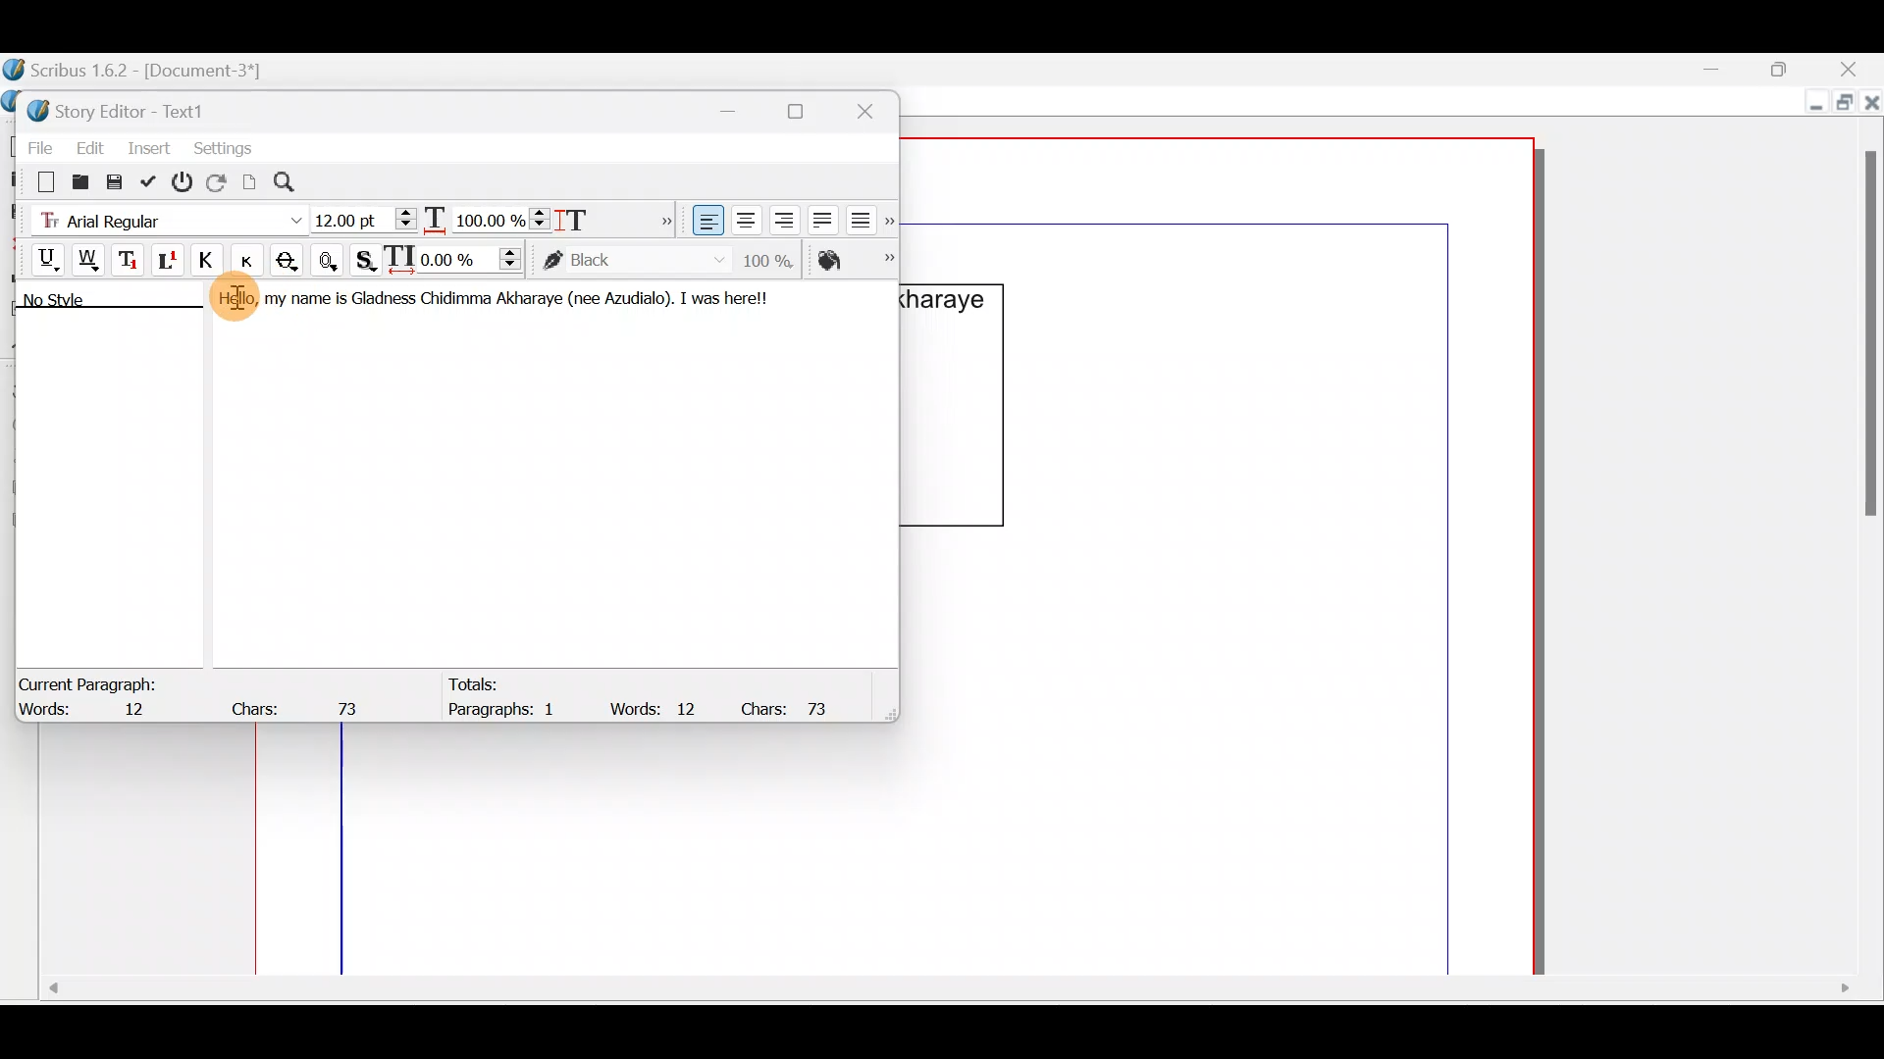 The height and width of the screenshot is (1059, 1884). What do you see at coordinates (250, 179) in the screenshot?
I see `Update text frame` at bounding box center [250, 179].